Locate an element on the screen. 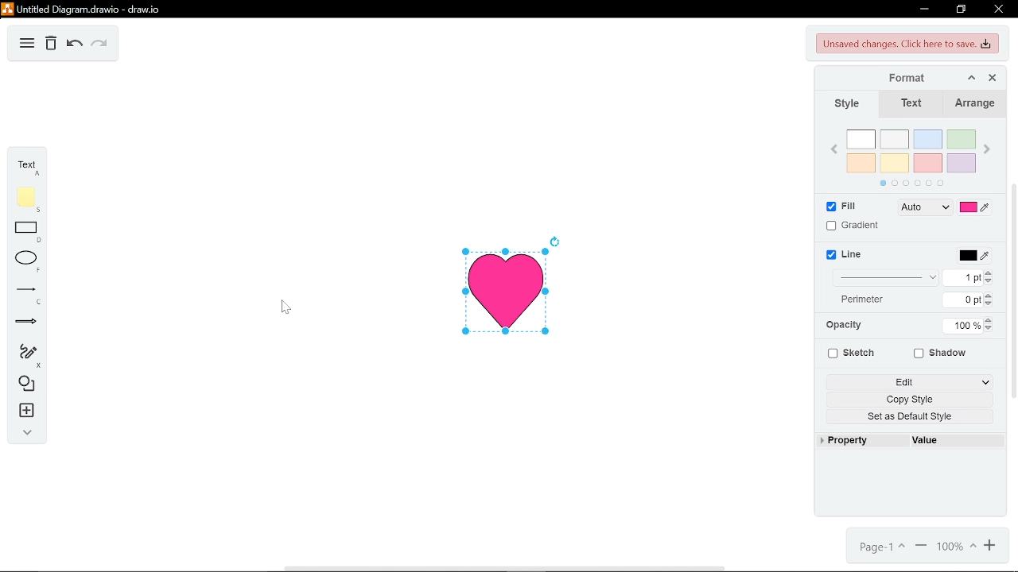  text is located at coordinates (25, 167).